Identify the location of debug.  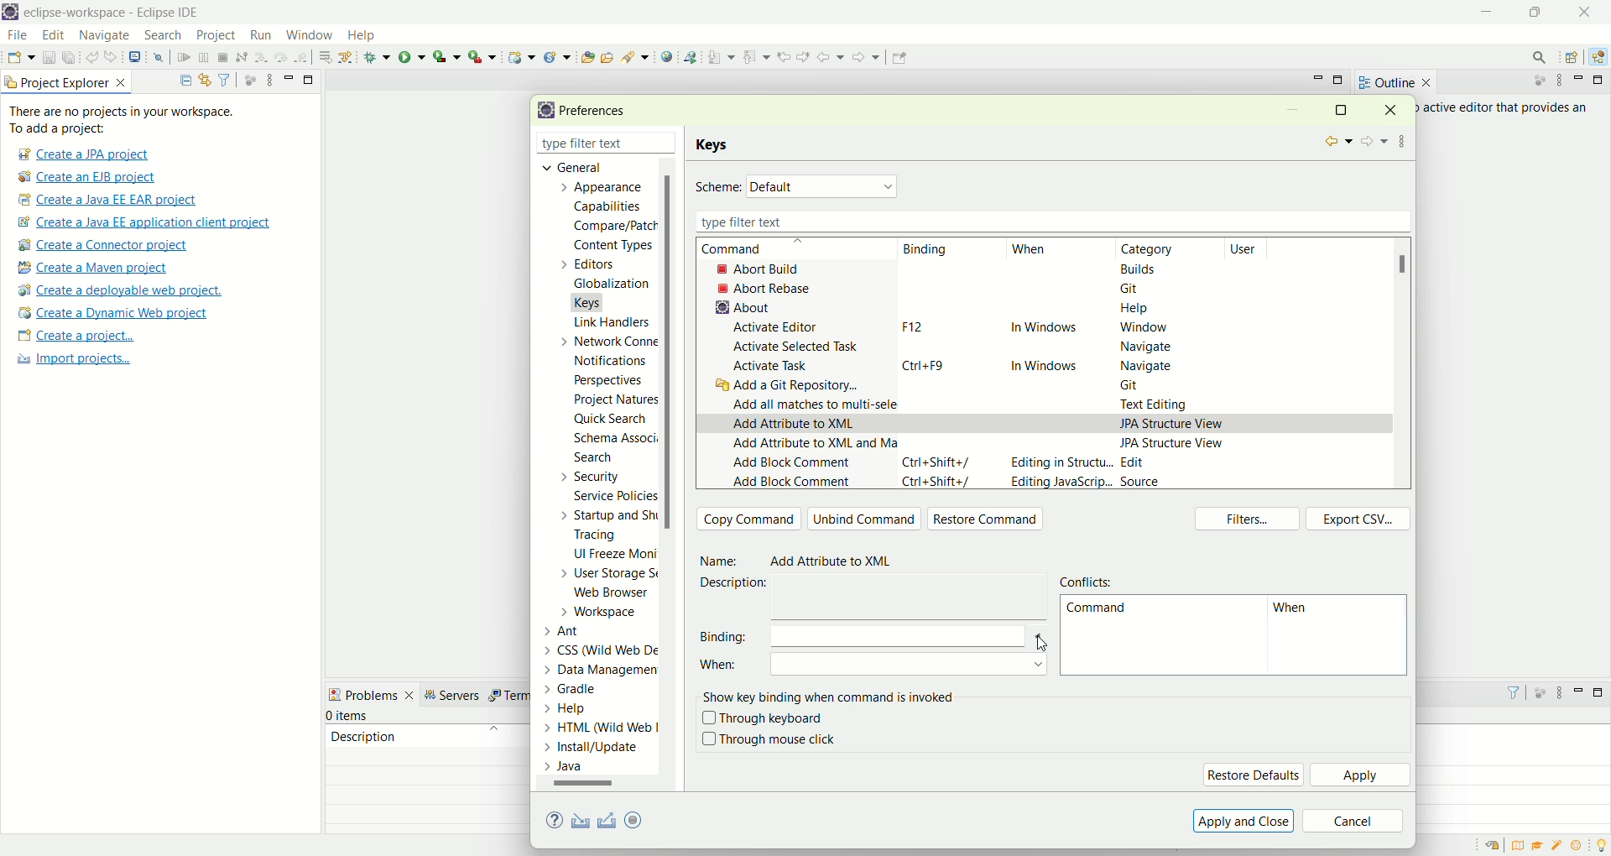
(378, 57).